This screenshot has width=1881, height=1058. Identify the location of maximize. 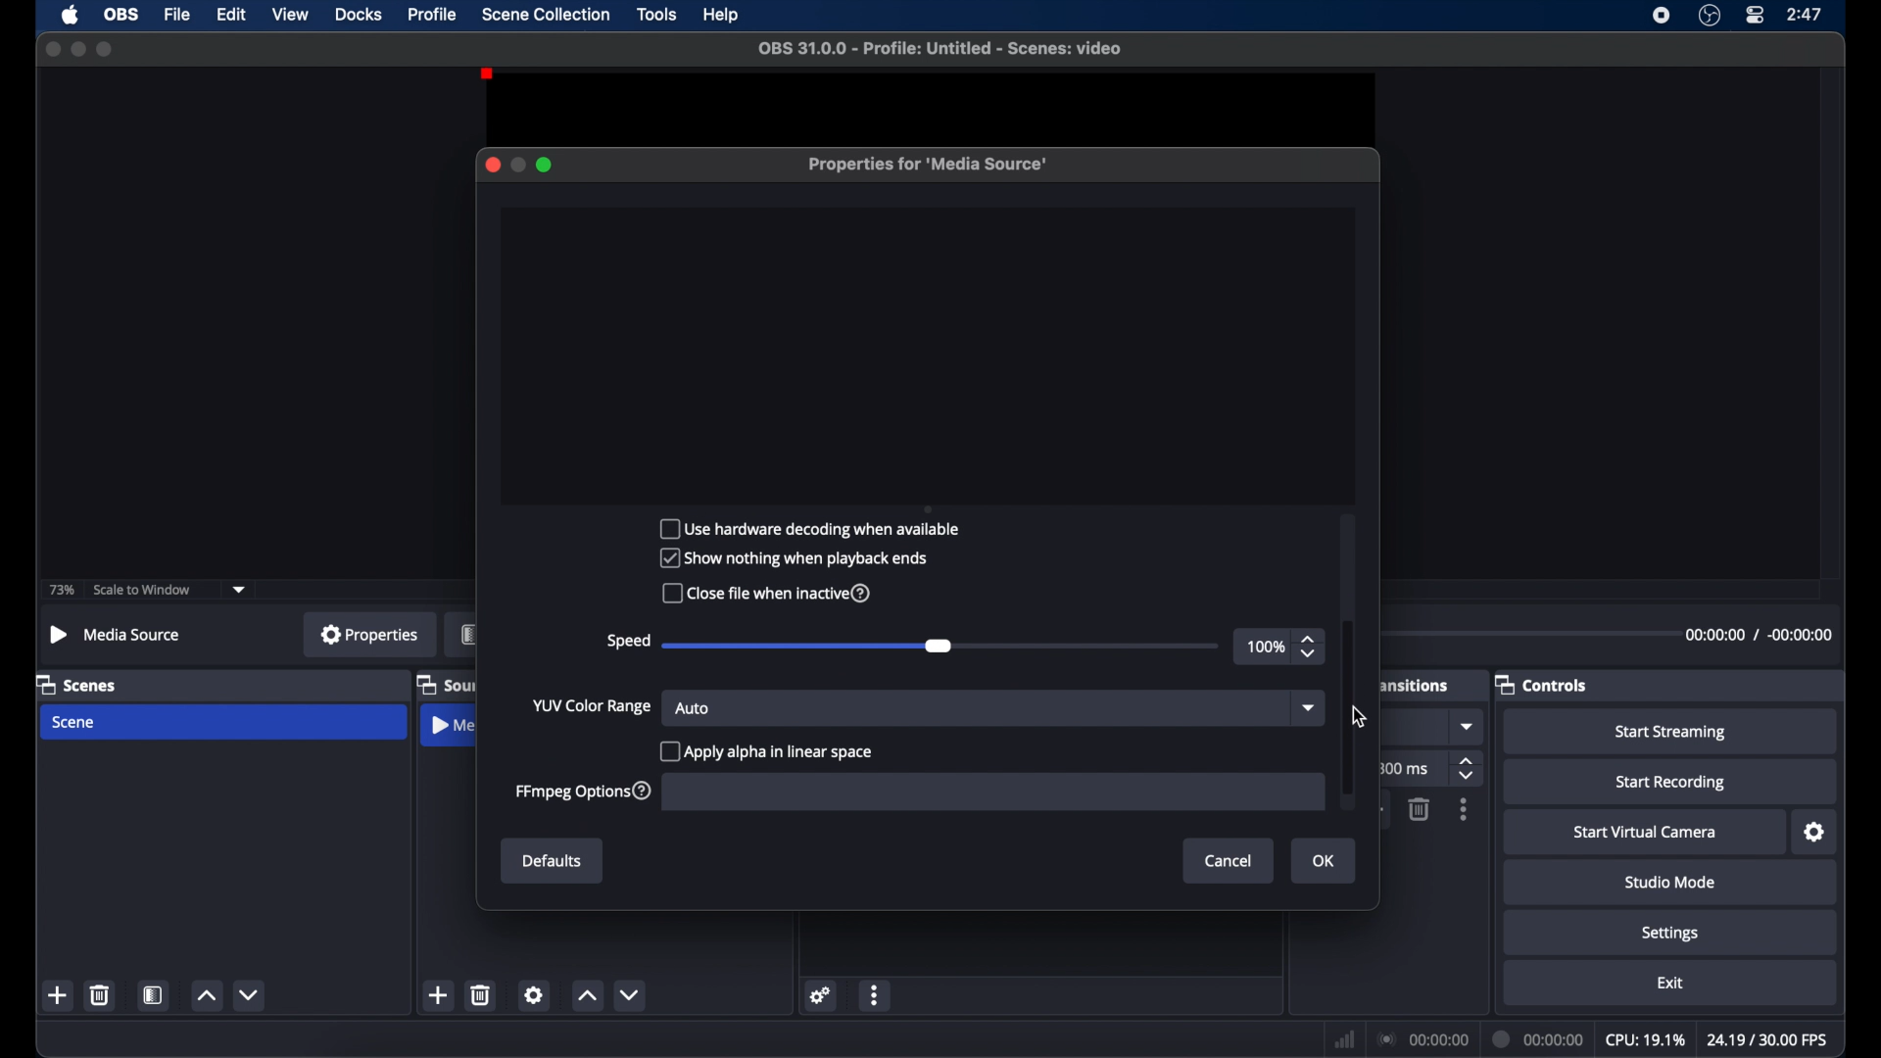
(547, 165).